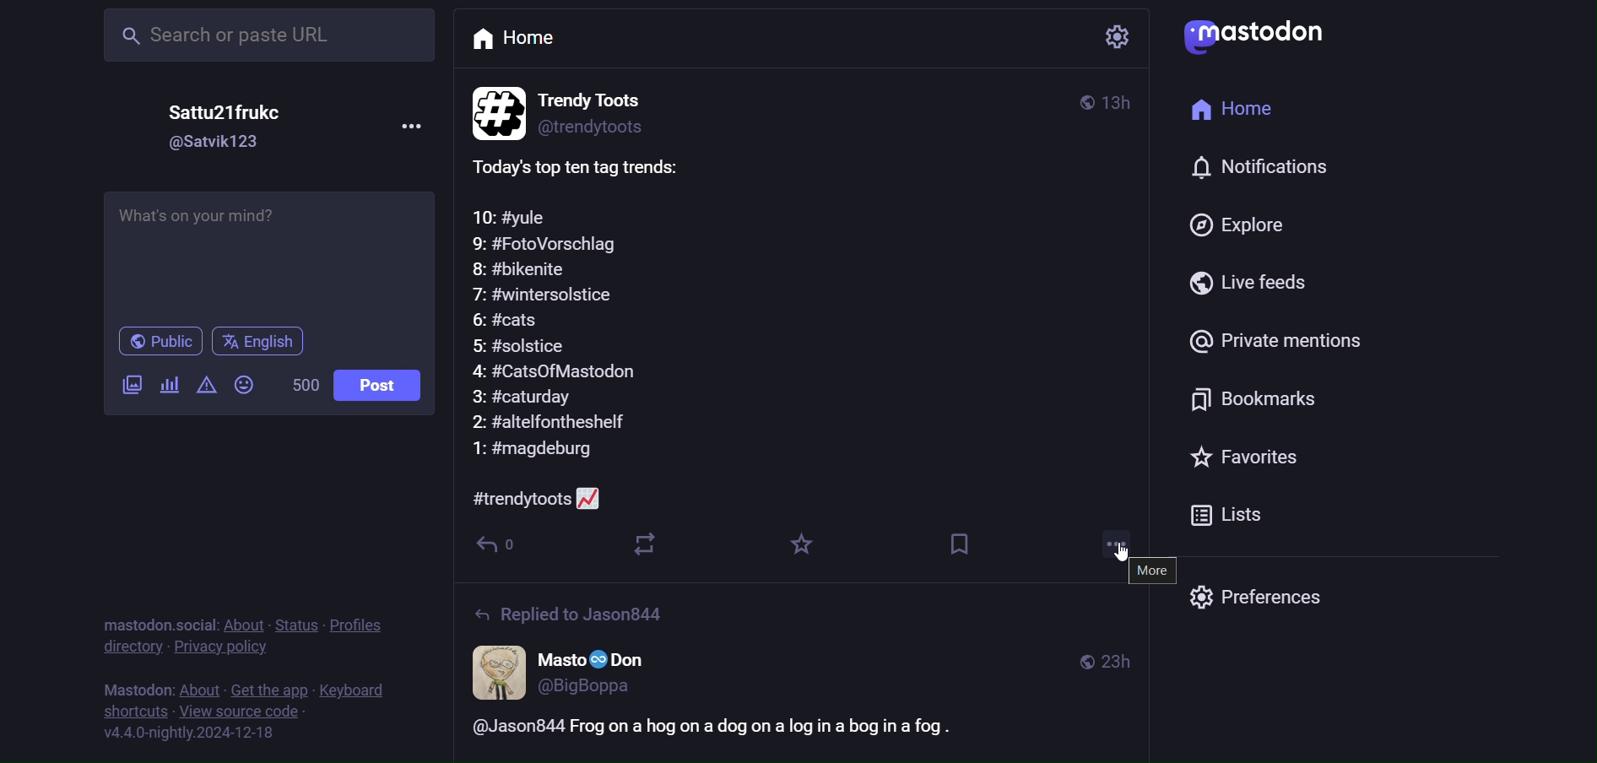  What do you see at coordinates (615, 110) in the screenshot?
I see `user information` at bounding box center [615, 110].